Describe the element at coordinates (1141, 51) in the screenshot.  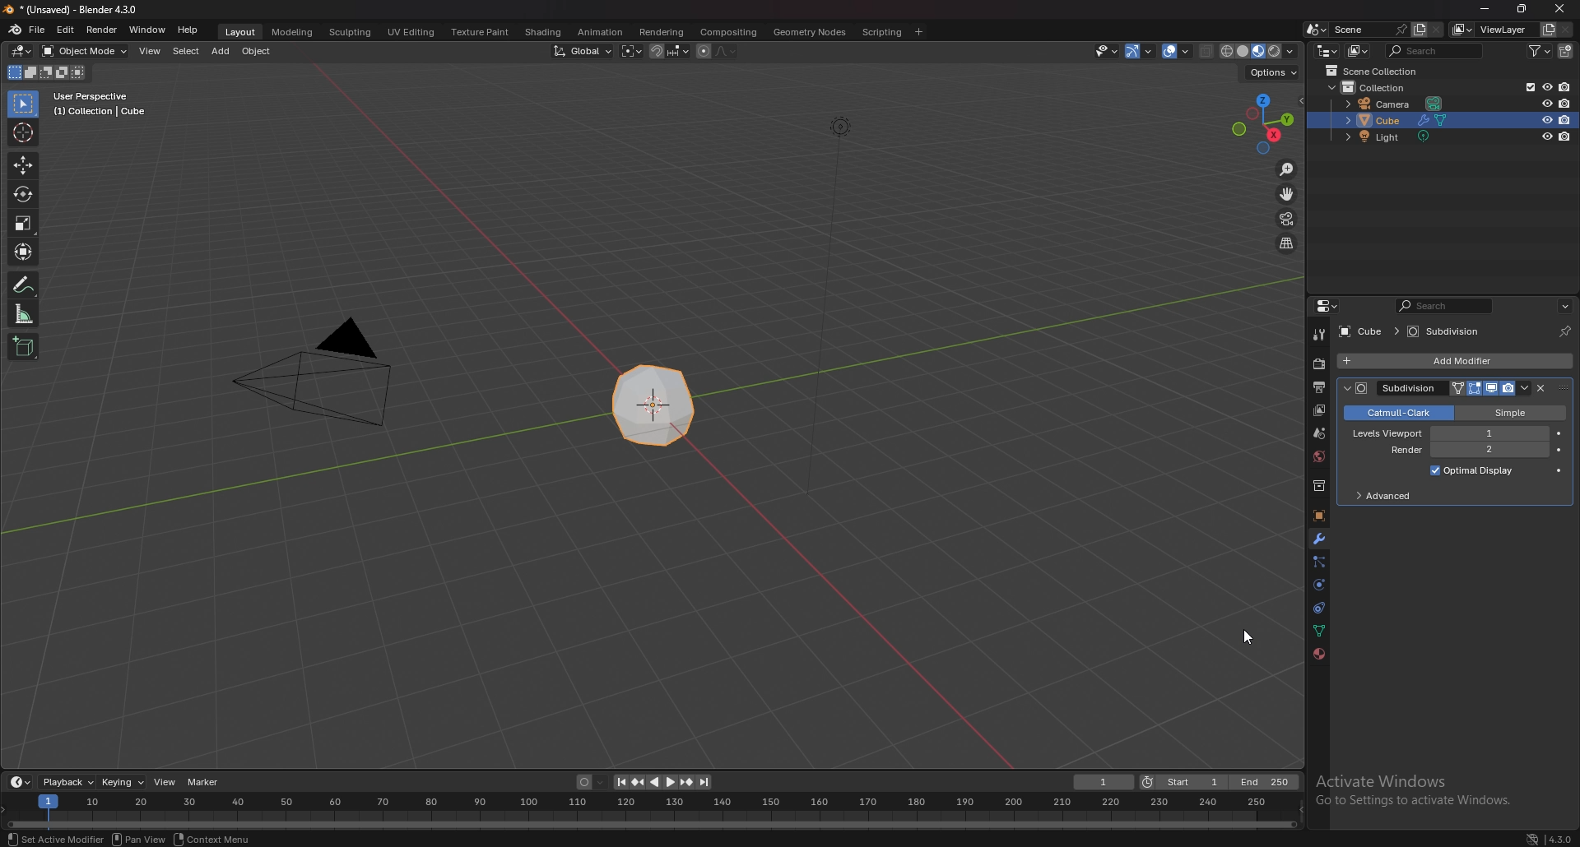
I see `gizmo` at that location.